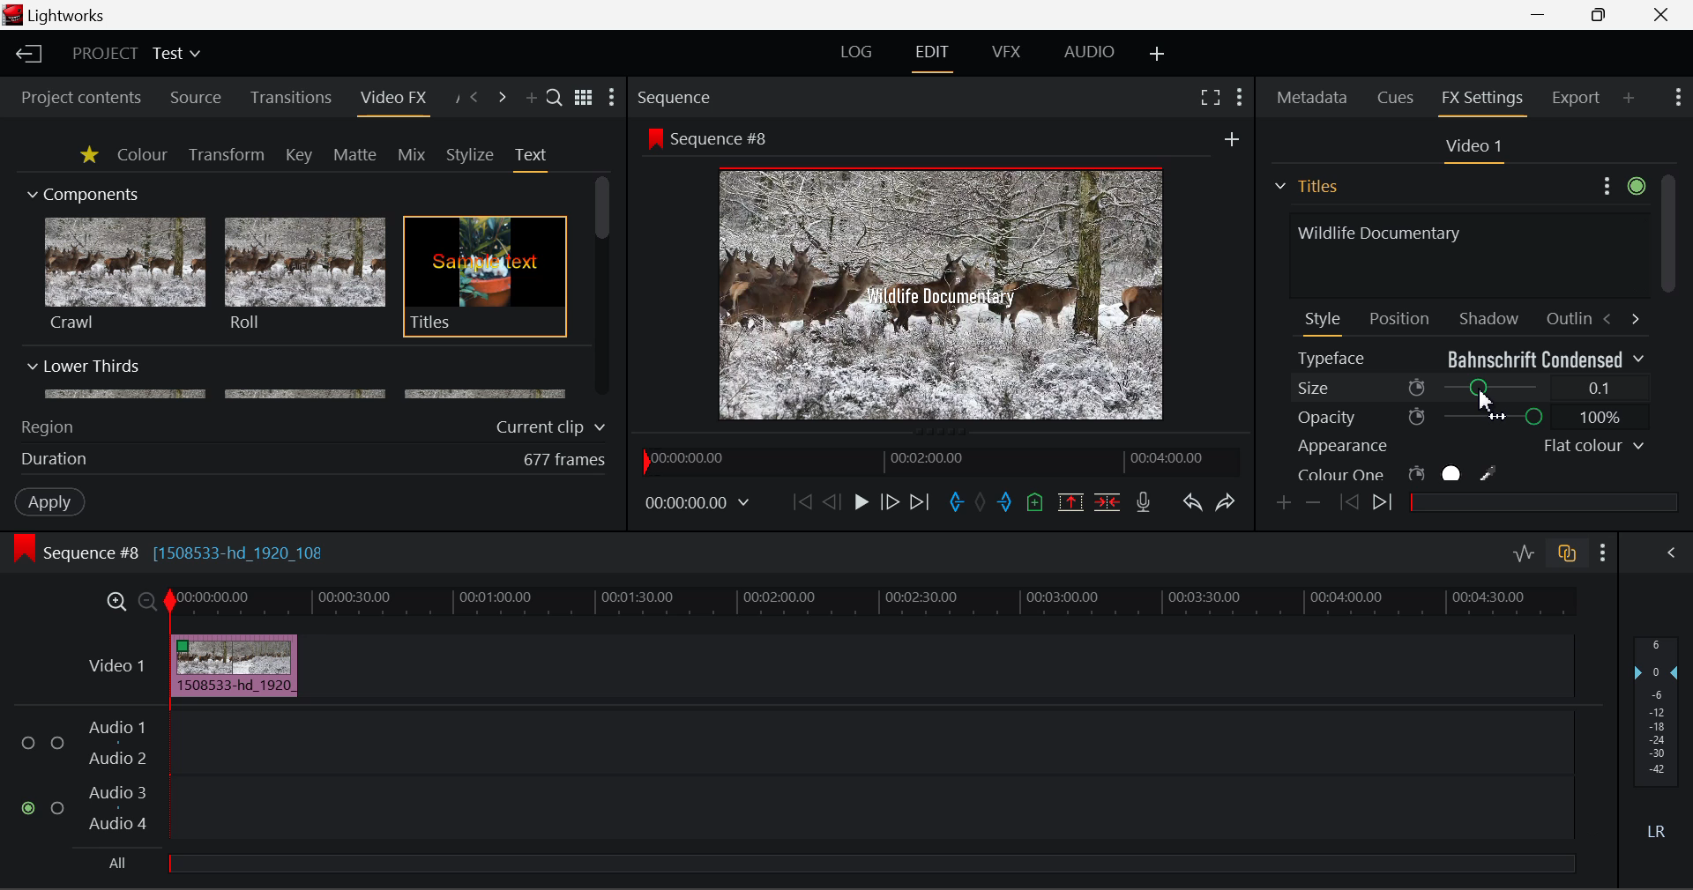  I want to click on Outline, so click(1566, 316).